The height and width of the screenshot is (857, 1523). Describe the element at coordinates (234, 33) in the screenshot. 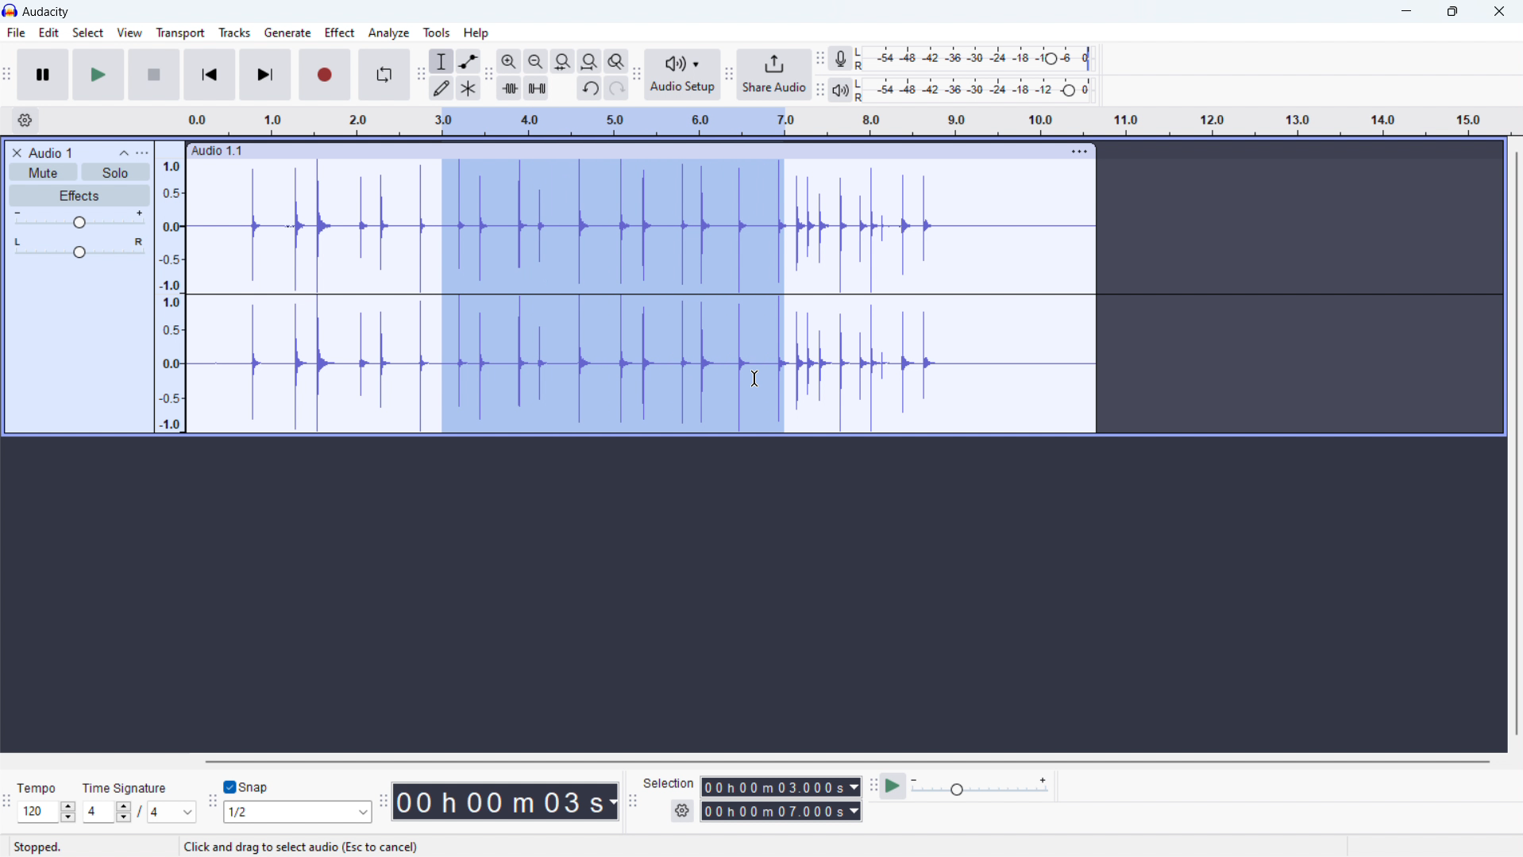

I see `tracks` at that location.